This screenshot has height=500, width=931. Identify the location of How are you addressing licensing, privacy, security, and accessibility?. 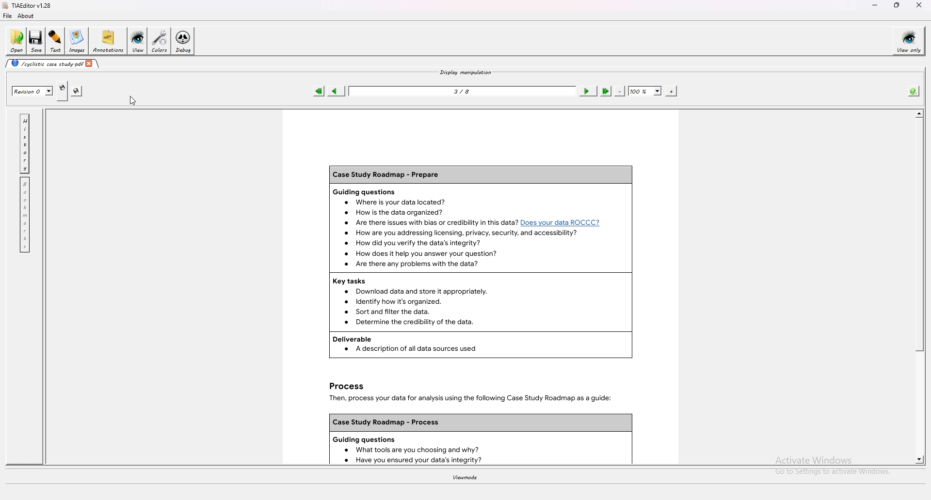
(462, 233).